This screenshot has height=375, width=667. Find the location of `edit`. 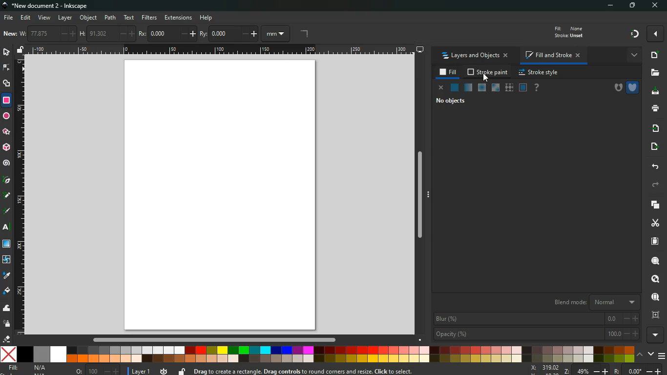

edit is located at coordinates (26, 18).